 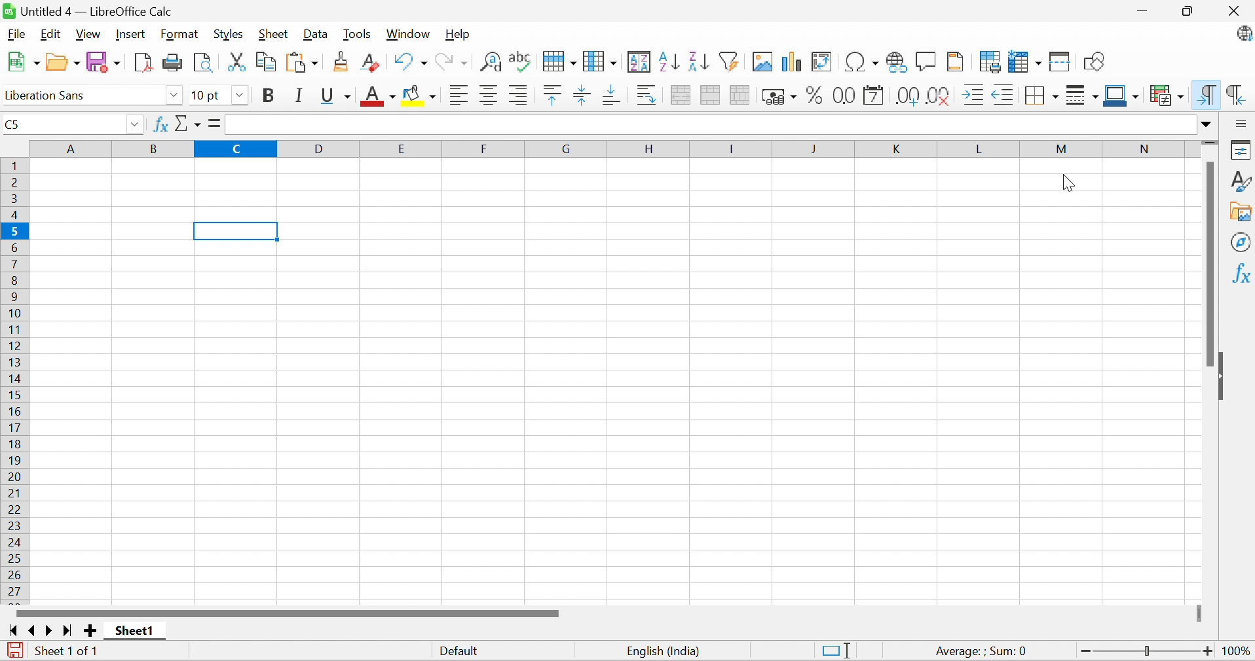 What do you see at coordinates (203, 63) in the screenshot?
I see `Toggle print preview` at bounding box center [203, 63].